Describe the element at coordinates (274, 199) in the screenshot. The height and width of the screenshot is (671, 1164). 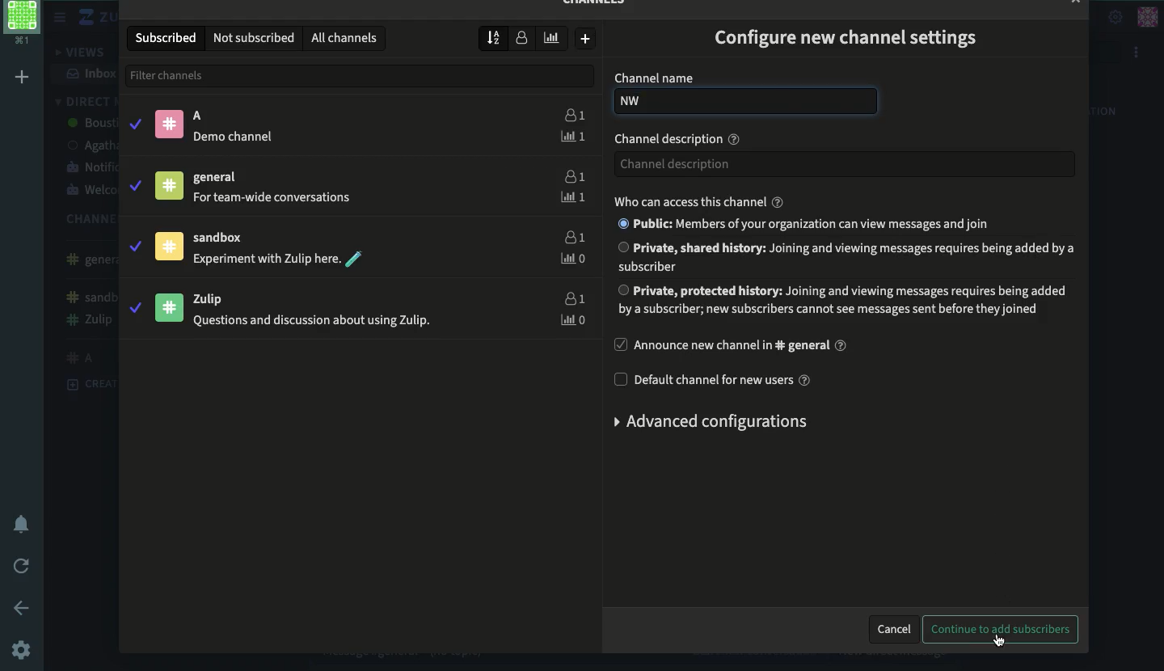
I see `For team-wide conversations` at that location.